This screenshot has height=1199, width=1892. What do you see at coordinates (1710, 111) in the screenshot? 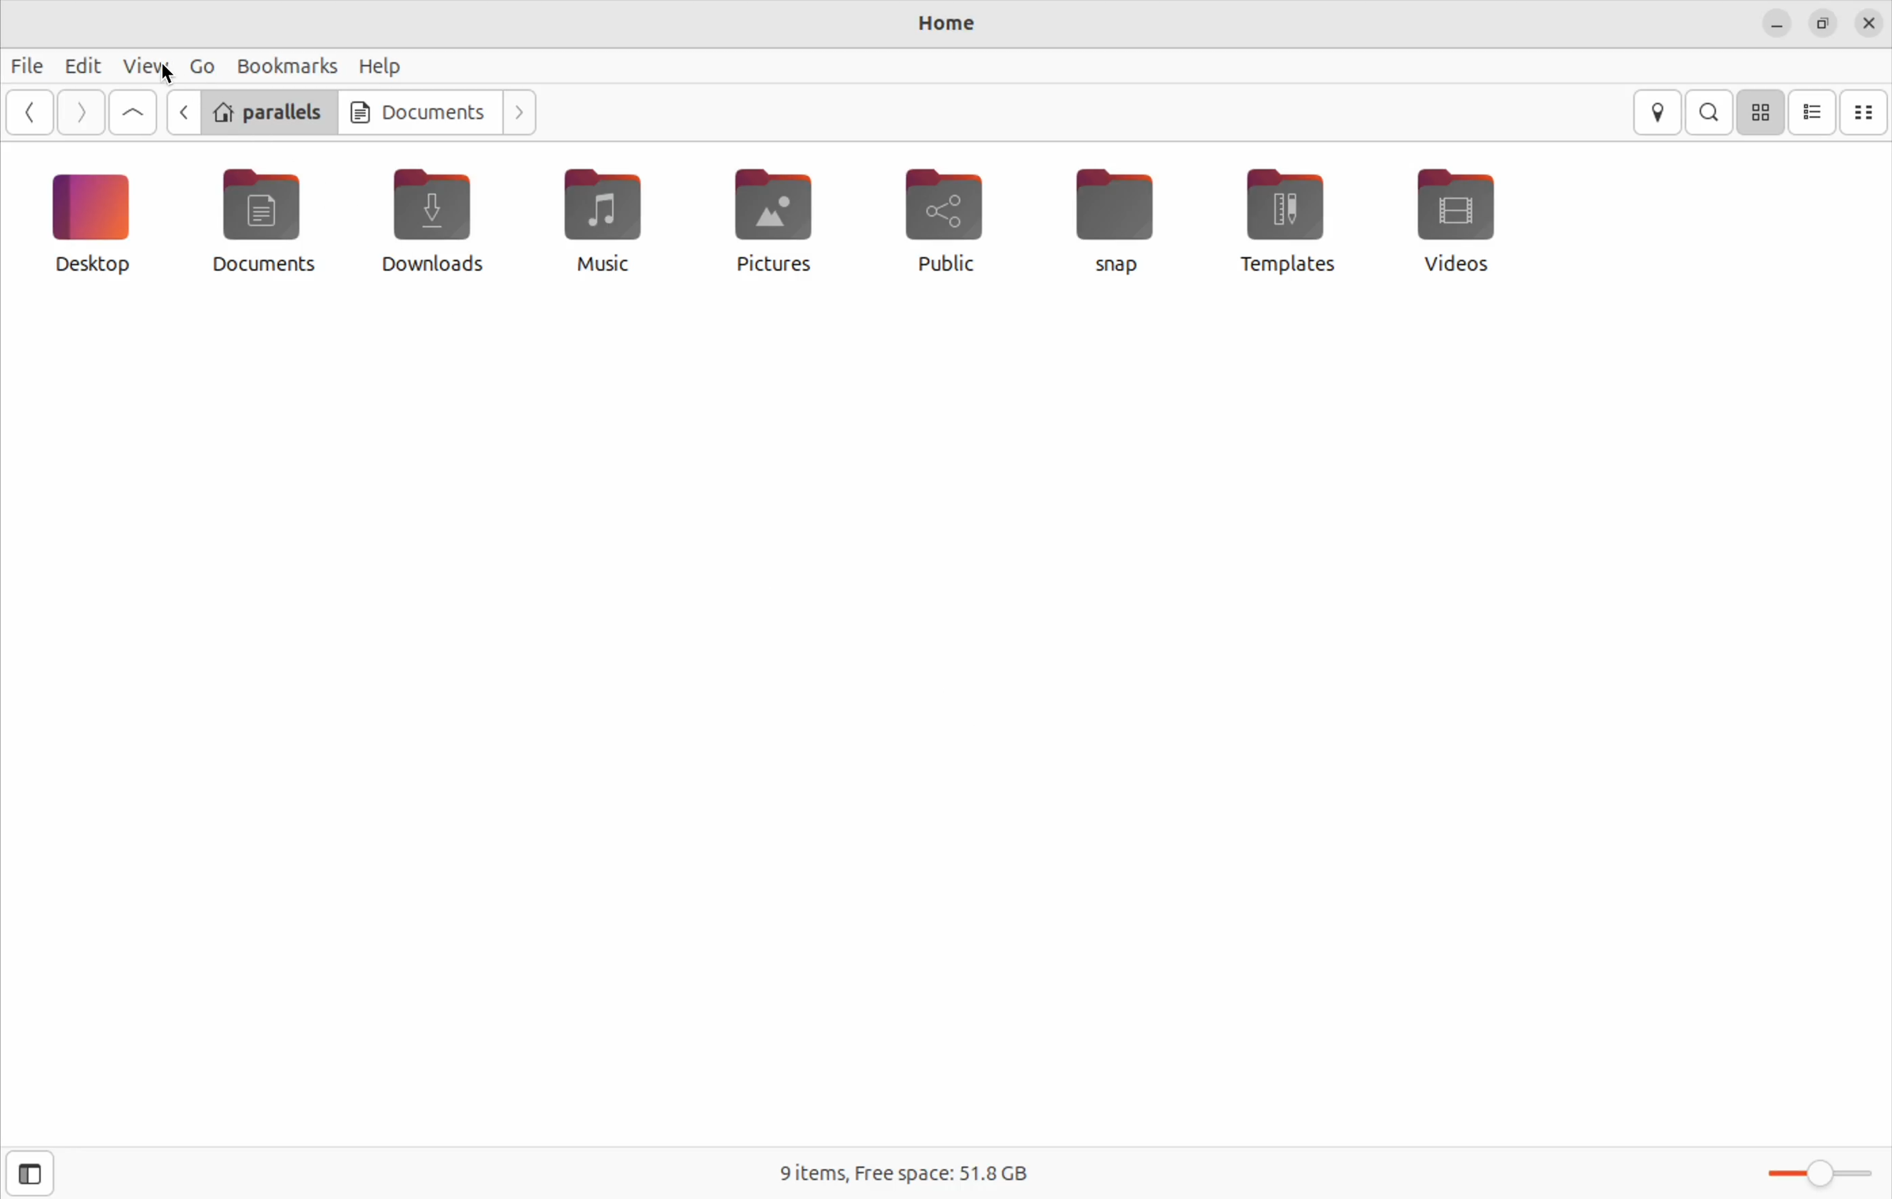
I see `search bar` at bounding box center [1710, 111].